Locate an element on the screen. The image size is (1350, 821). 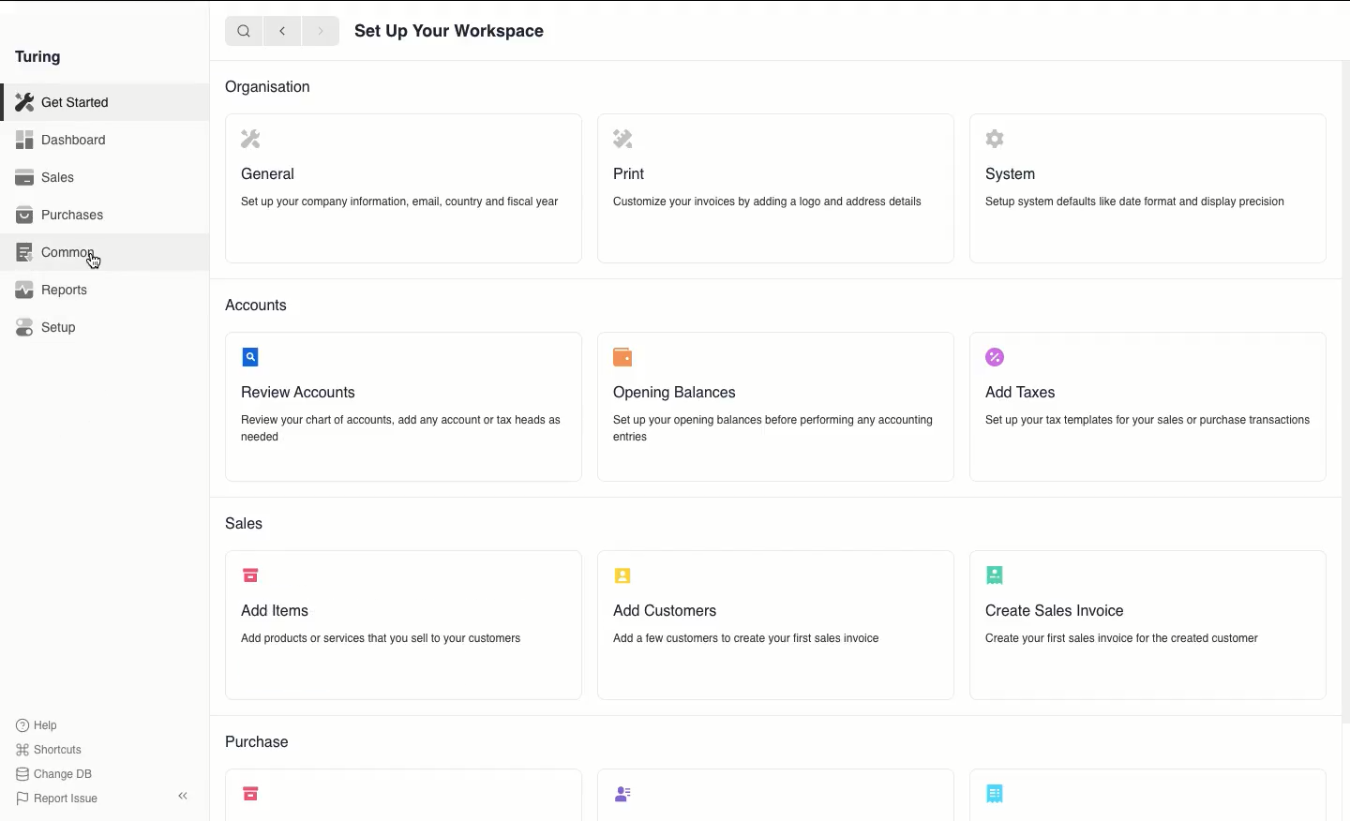
Add Taxes is located at coordinates (1019, 374).